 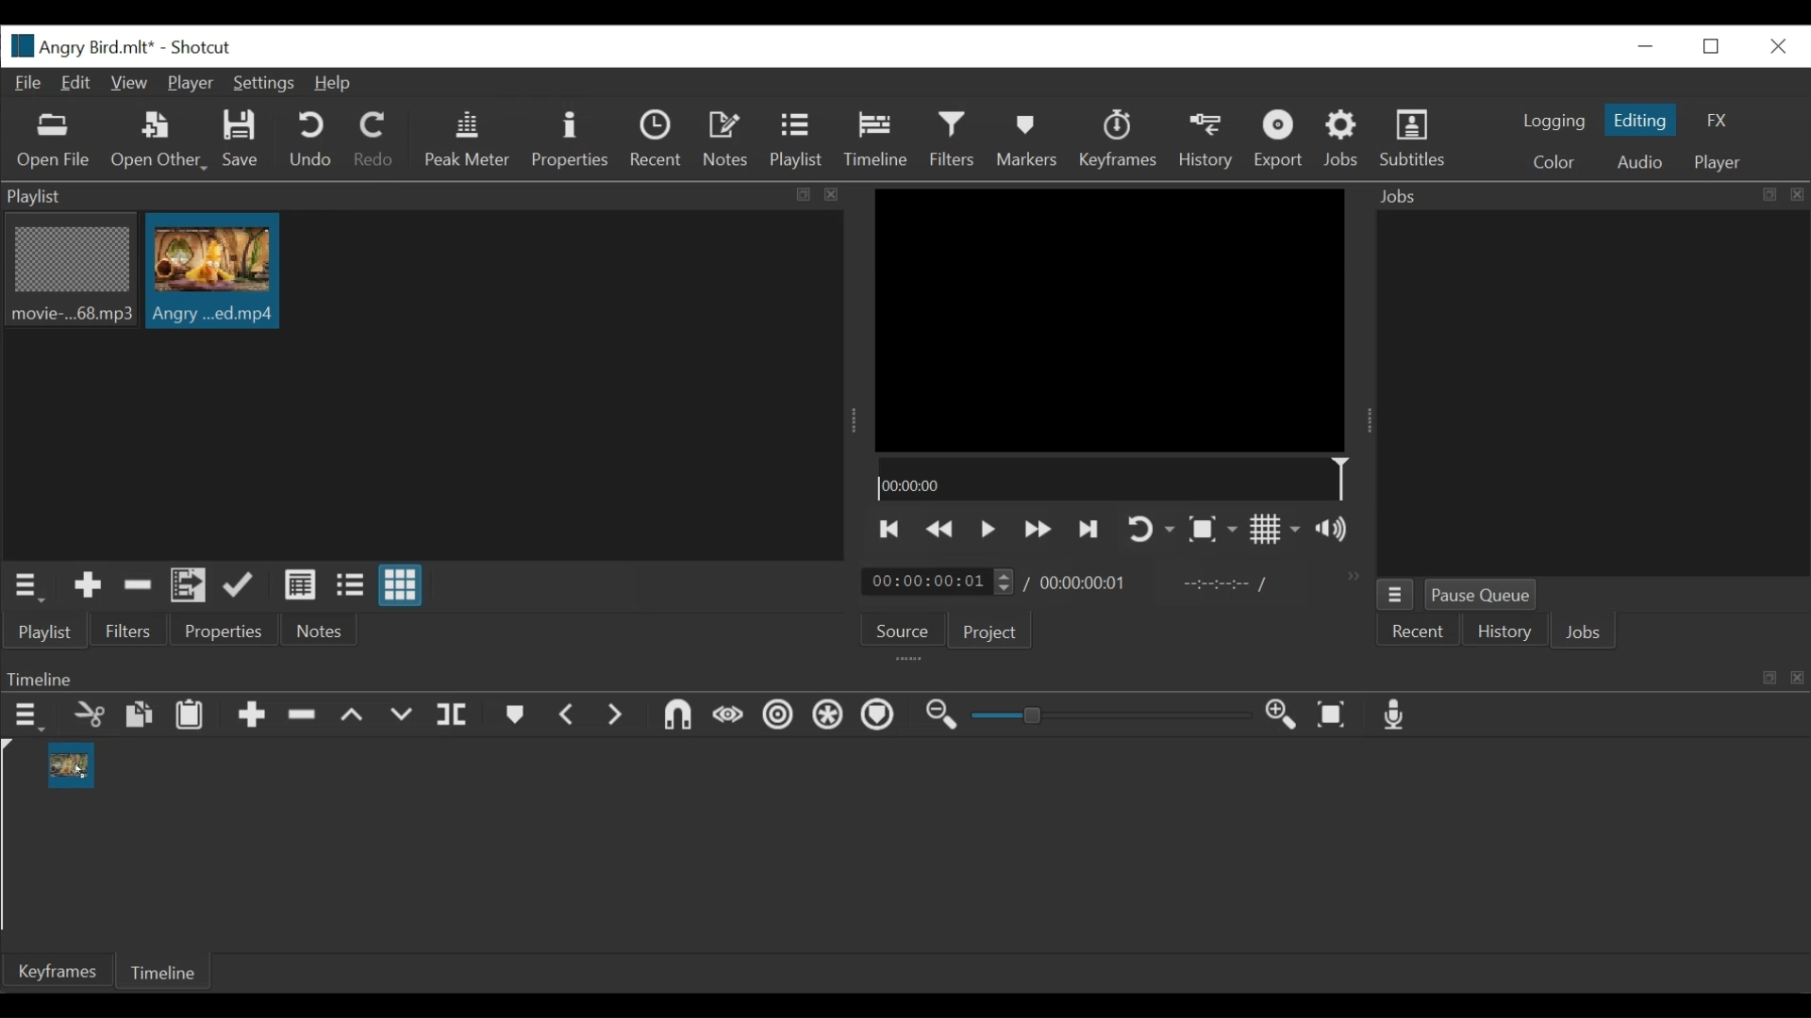 What do you see at coordinates (880, 716) in the screenshot?
I see `Ripple Markers` at bounding box center [880, 716].